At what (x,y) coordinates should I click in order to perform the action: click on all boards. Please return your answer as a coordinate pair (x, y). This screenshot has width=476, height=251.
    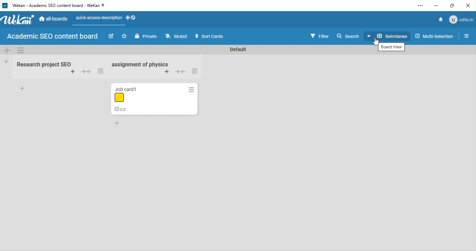
    Looking at the image, I should click on (53, 19).